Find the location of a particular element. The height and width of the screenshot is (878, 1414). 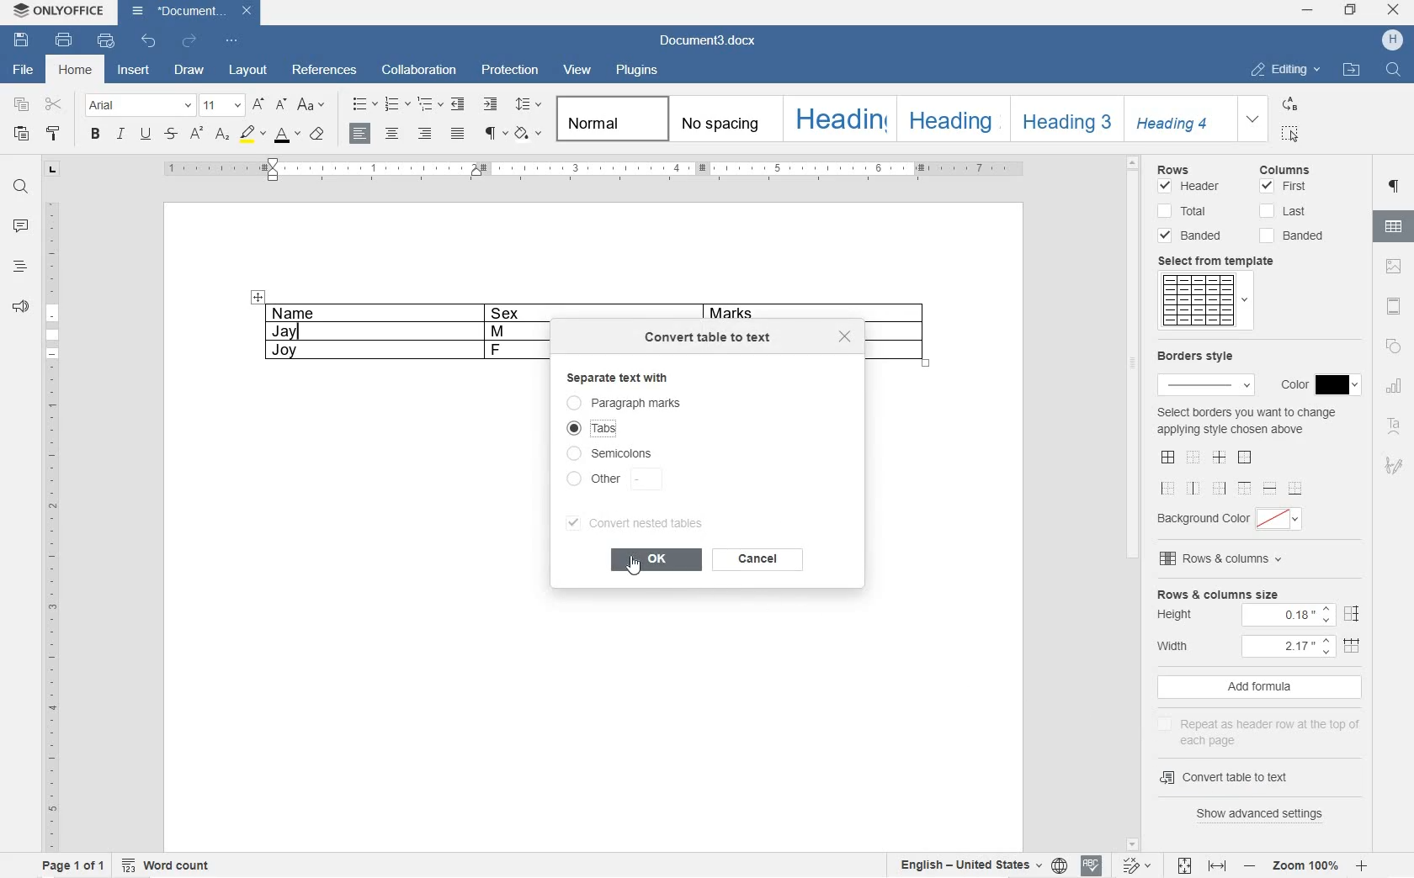

CHANGE CASE is located at coordinates (312, 104).